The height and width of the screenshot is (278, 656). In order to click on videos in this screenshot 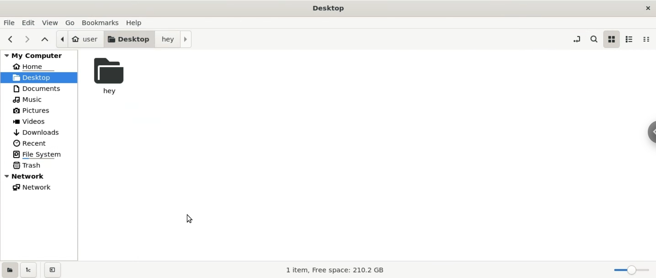, I will do `click(42, 121)`.